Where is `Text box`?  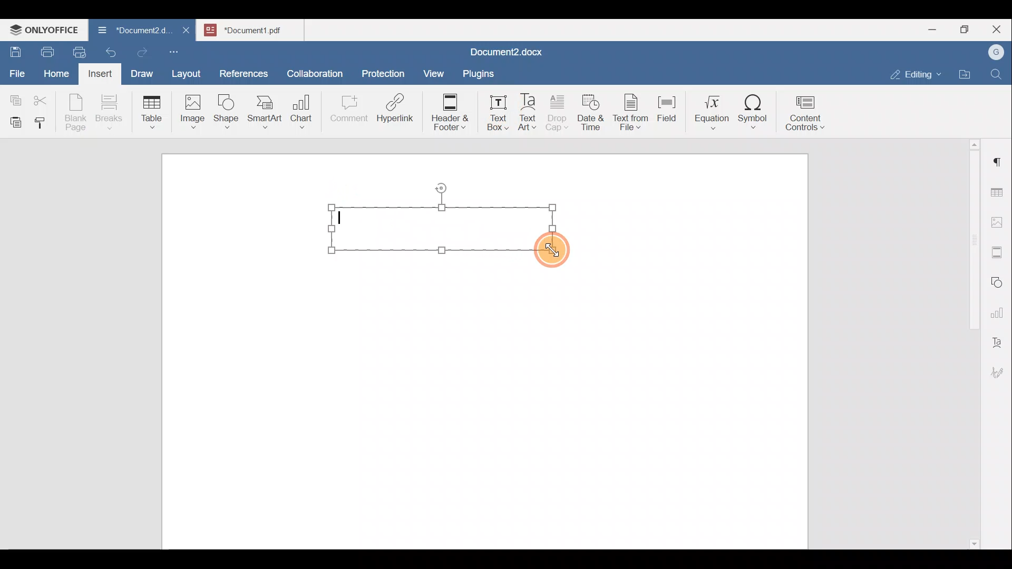
Text box is located at coordinates (491, 113).